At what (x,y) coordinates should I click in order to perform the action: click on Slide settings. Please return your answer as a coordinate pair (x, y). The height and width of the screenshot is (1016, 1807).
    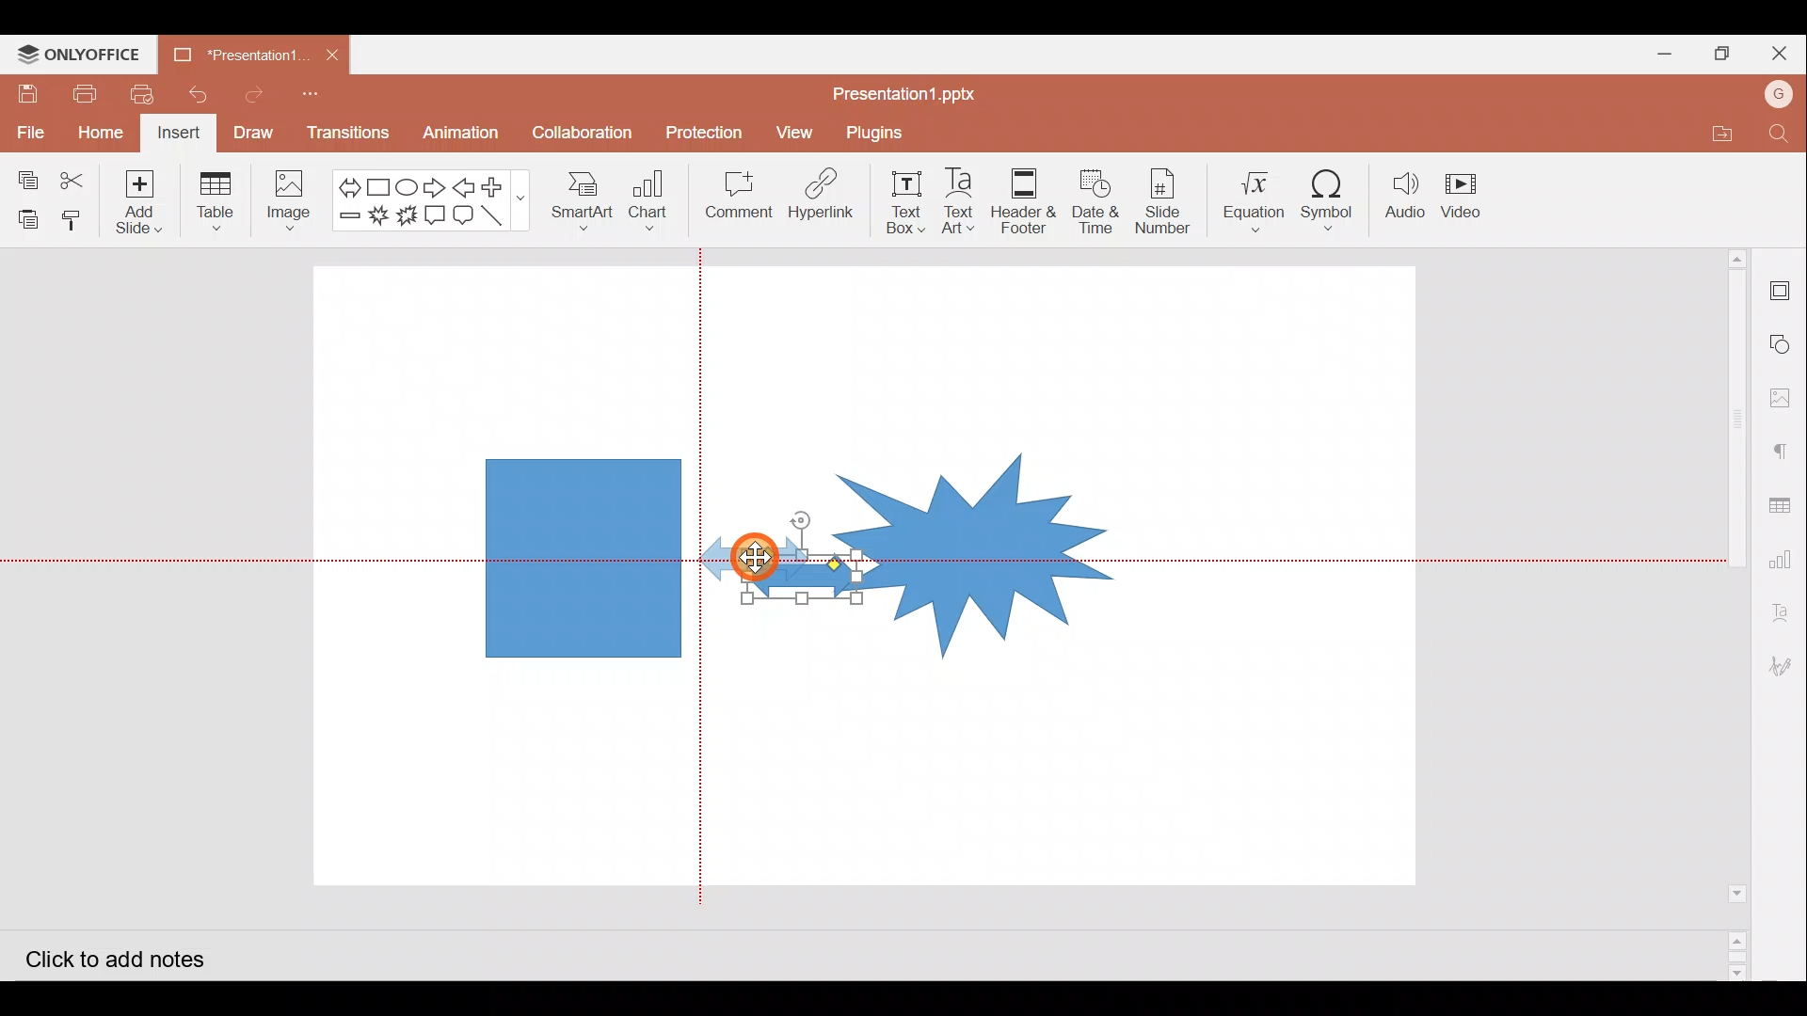
    Looking at the image, I should click on (1781, 284).